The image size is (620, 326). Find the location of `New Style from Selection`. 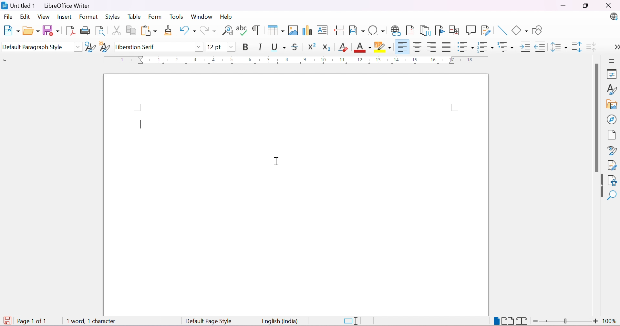

New Style from Selection is located at coordinates (104, 46).